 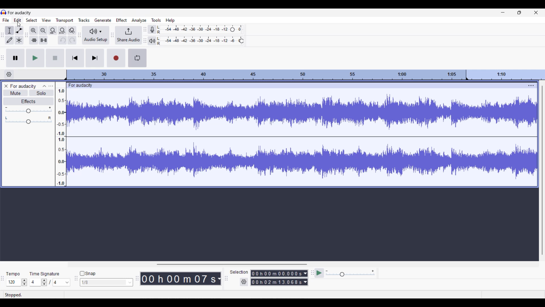 I want to click on 120, so click(x=17, y=282).